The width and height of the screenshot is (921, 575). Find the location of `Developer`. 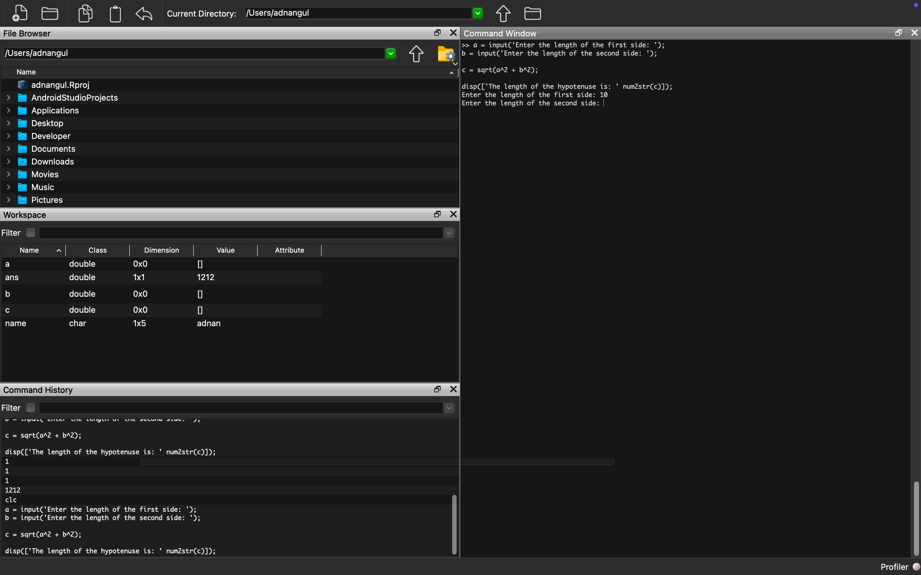

Developer is located at coordinates (42, 136).